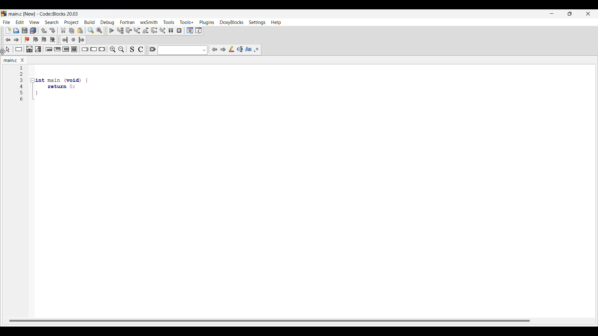  Describe the element at coordinates (80, 30) in the screenshot. I see `Paste` at that location.